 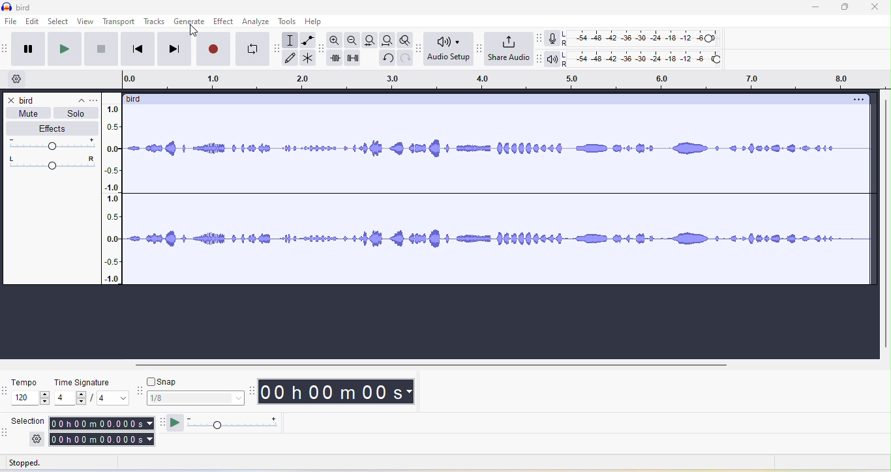 I want to click on stopped, so click(x=36, y=464).